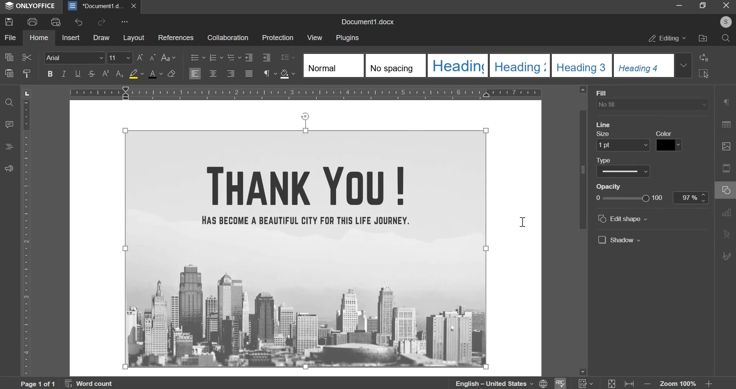  Describe the element at coordinates (704, 57) in the screenshot. I see `replace` at that location.